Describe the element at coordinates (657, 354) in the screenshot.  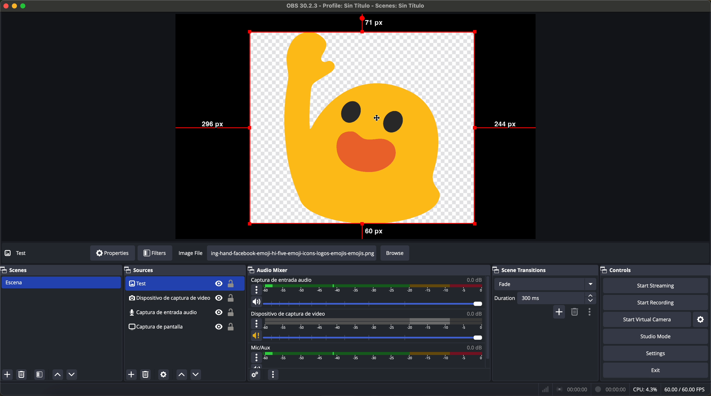
I see `settings` at that location.